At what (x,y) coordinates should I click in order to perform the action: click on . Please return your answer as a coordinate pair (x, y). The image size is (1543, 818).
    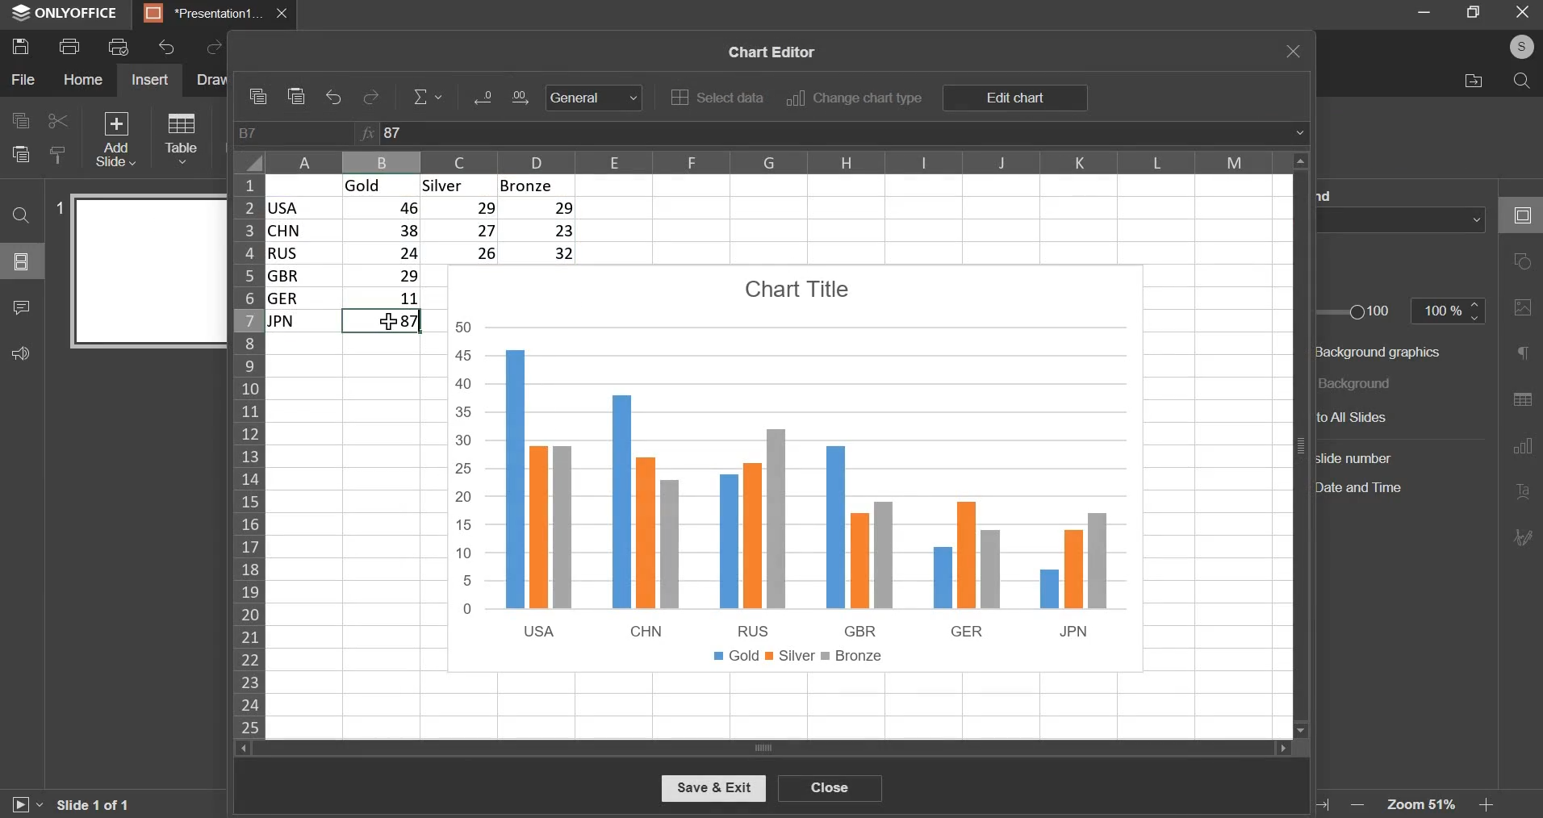
    Looking at the image, I should click on (482, 100).